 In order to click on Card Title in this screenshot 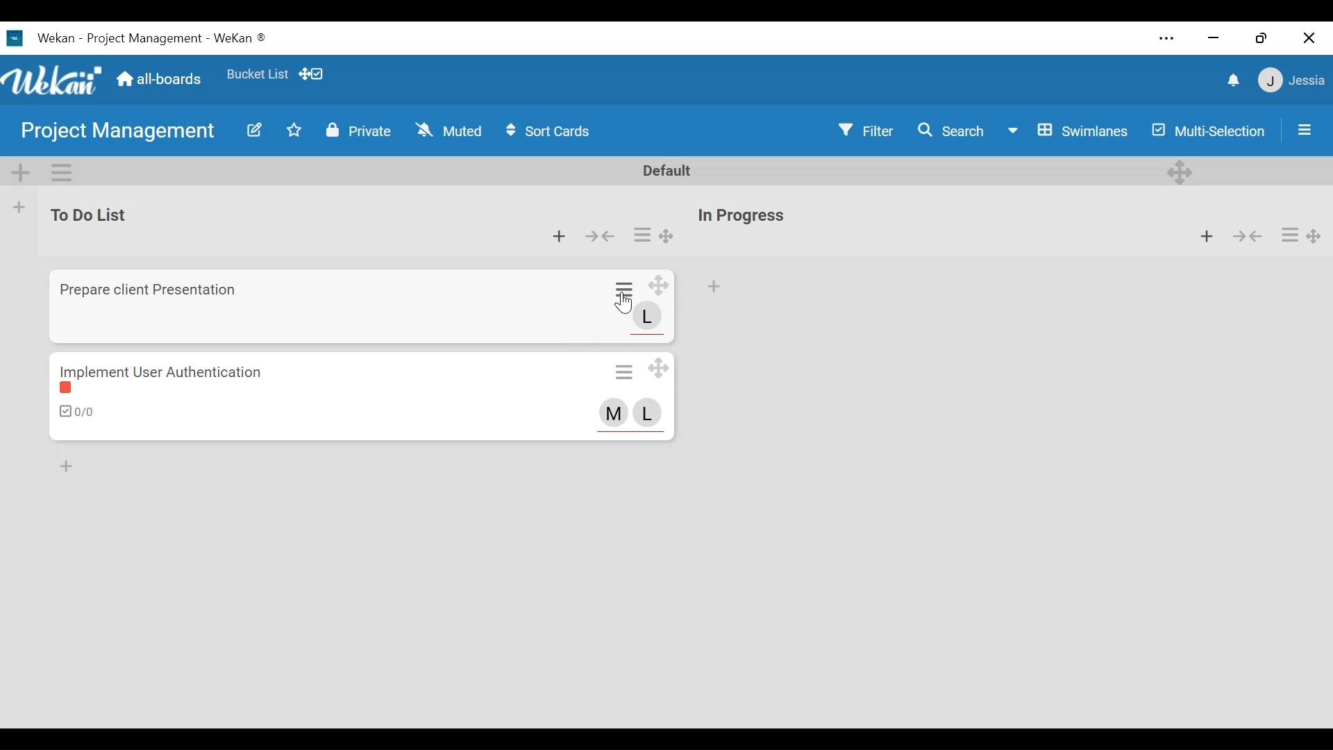, I will do `click(153, 290)`.